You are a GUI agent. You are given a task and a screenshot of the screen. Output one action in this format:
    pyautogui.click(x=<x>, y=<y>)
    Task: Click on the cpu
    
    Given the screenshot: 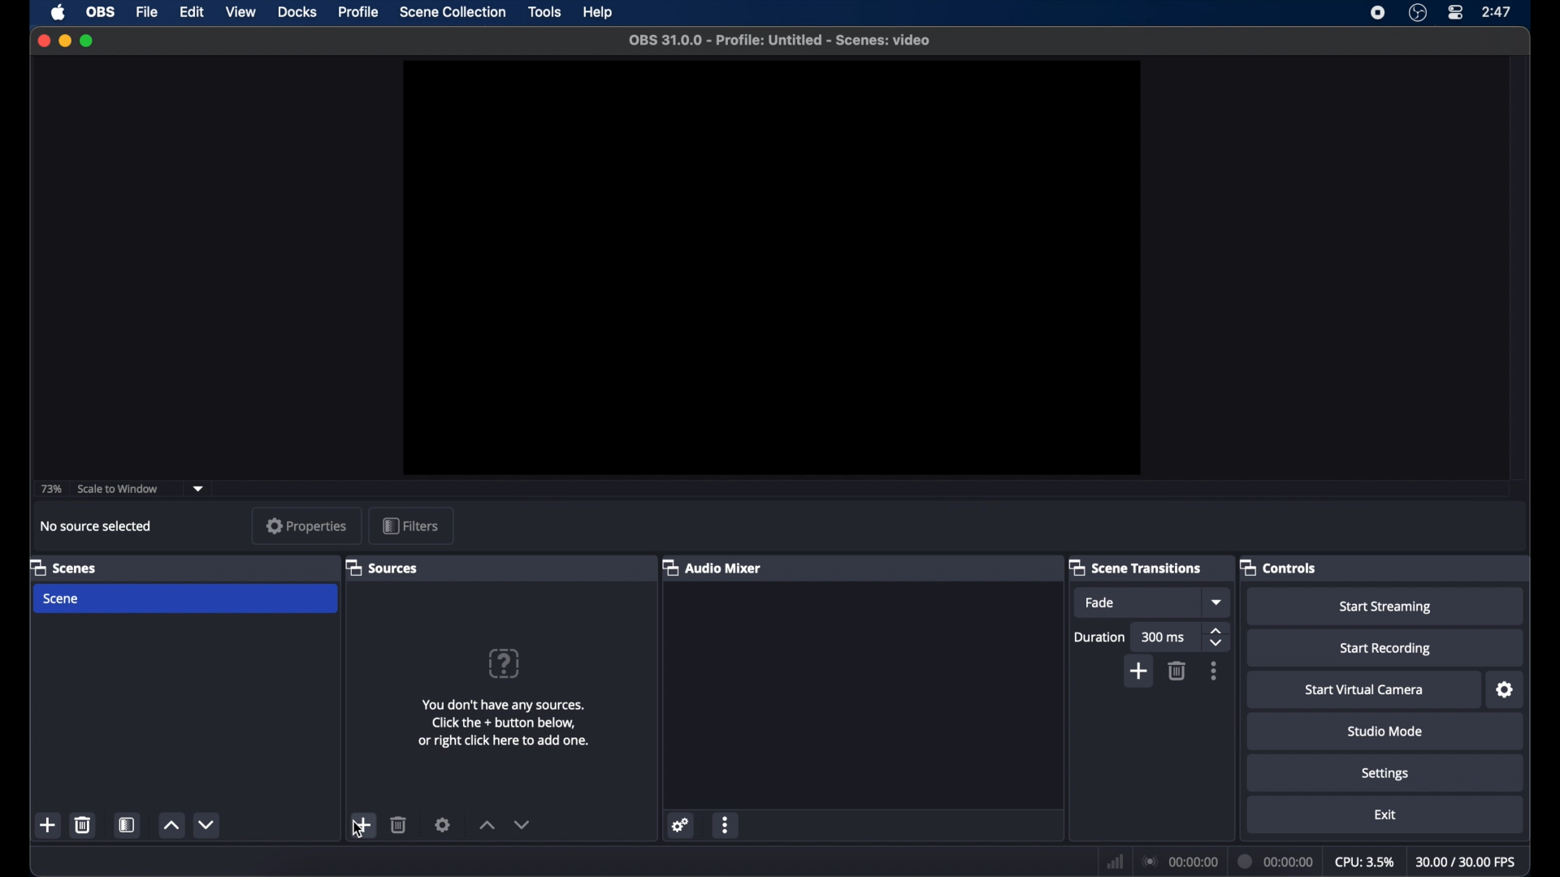 What is the action you would take?
    pyautogui.click(x=1364, y=862)
    